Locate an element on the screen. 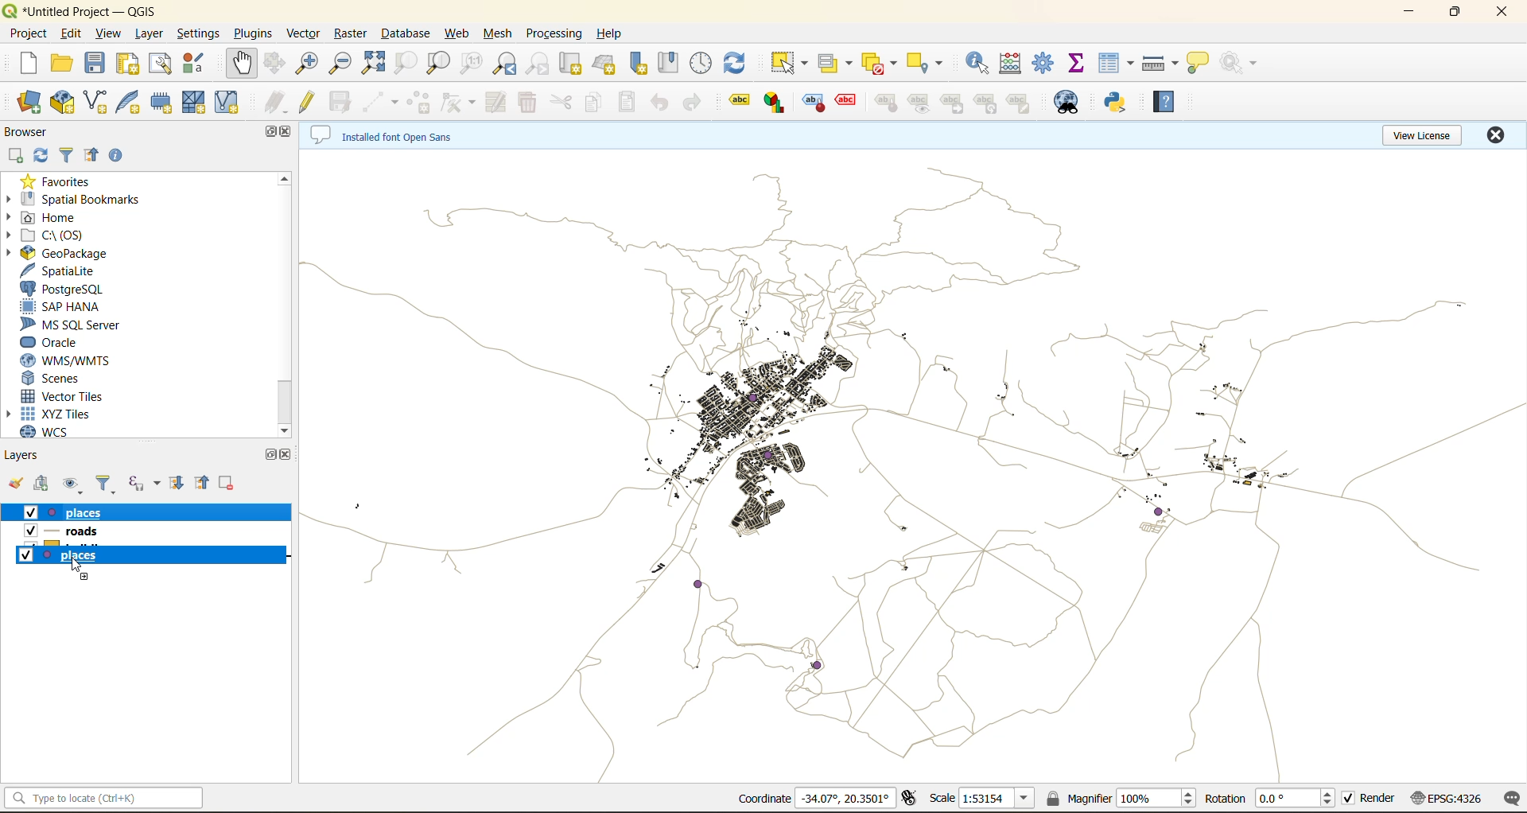  close is located at coordinates (289, 133).